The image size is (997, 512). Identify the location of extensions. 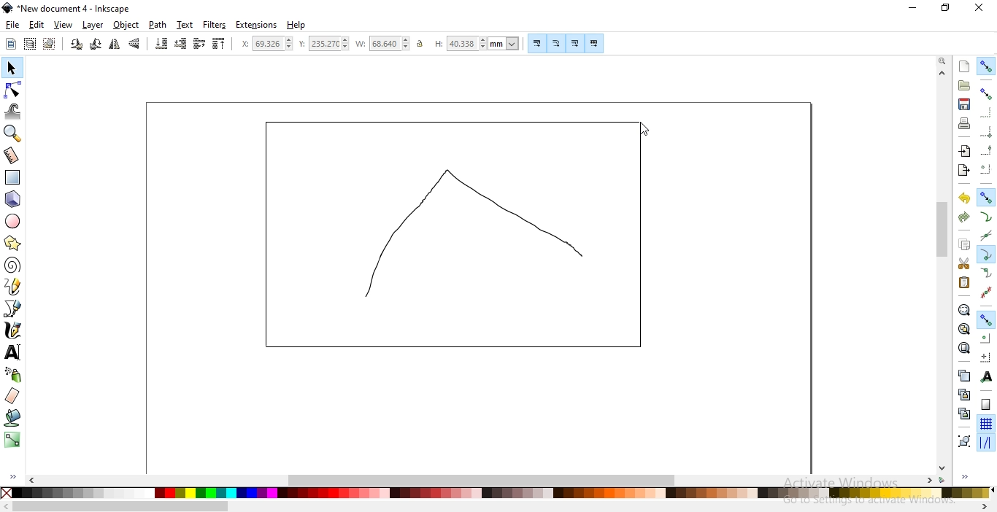
(256, 26).